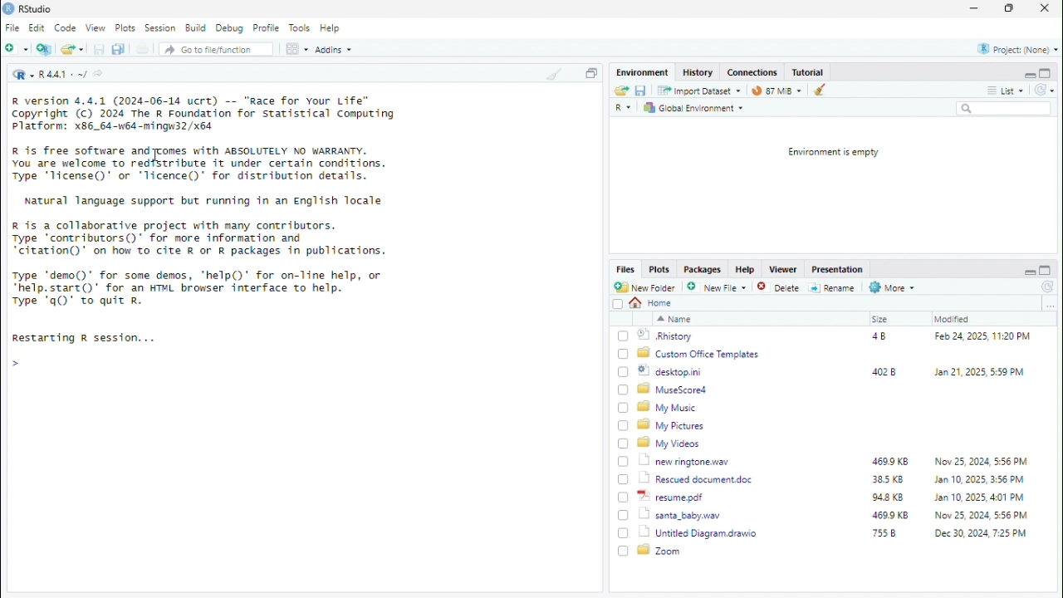 Image resolution: width=1063 pixels, height=598 pixels. What do you see at coordinates (624, 551) in the screenshot?
I see `Checkbox` at bounding box center [624, 551].